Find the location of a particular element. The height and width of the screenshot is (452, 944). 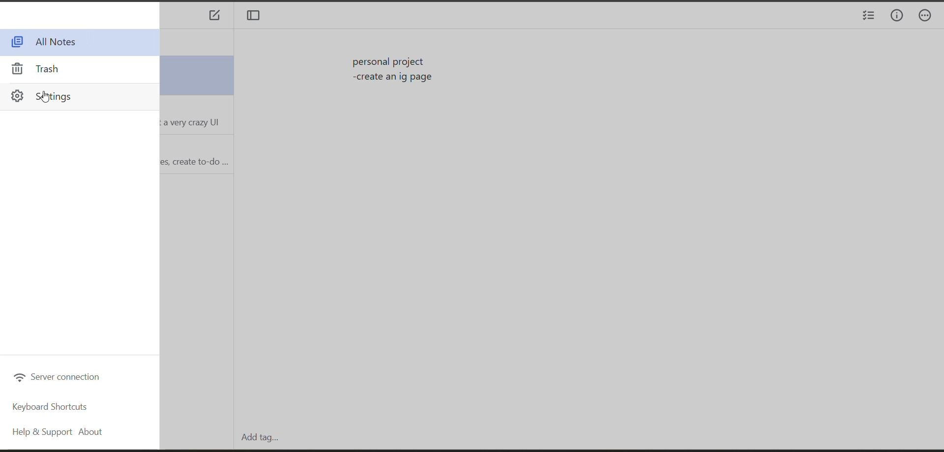

add tag is located at coordinates (257, 437).